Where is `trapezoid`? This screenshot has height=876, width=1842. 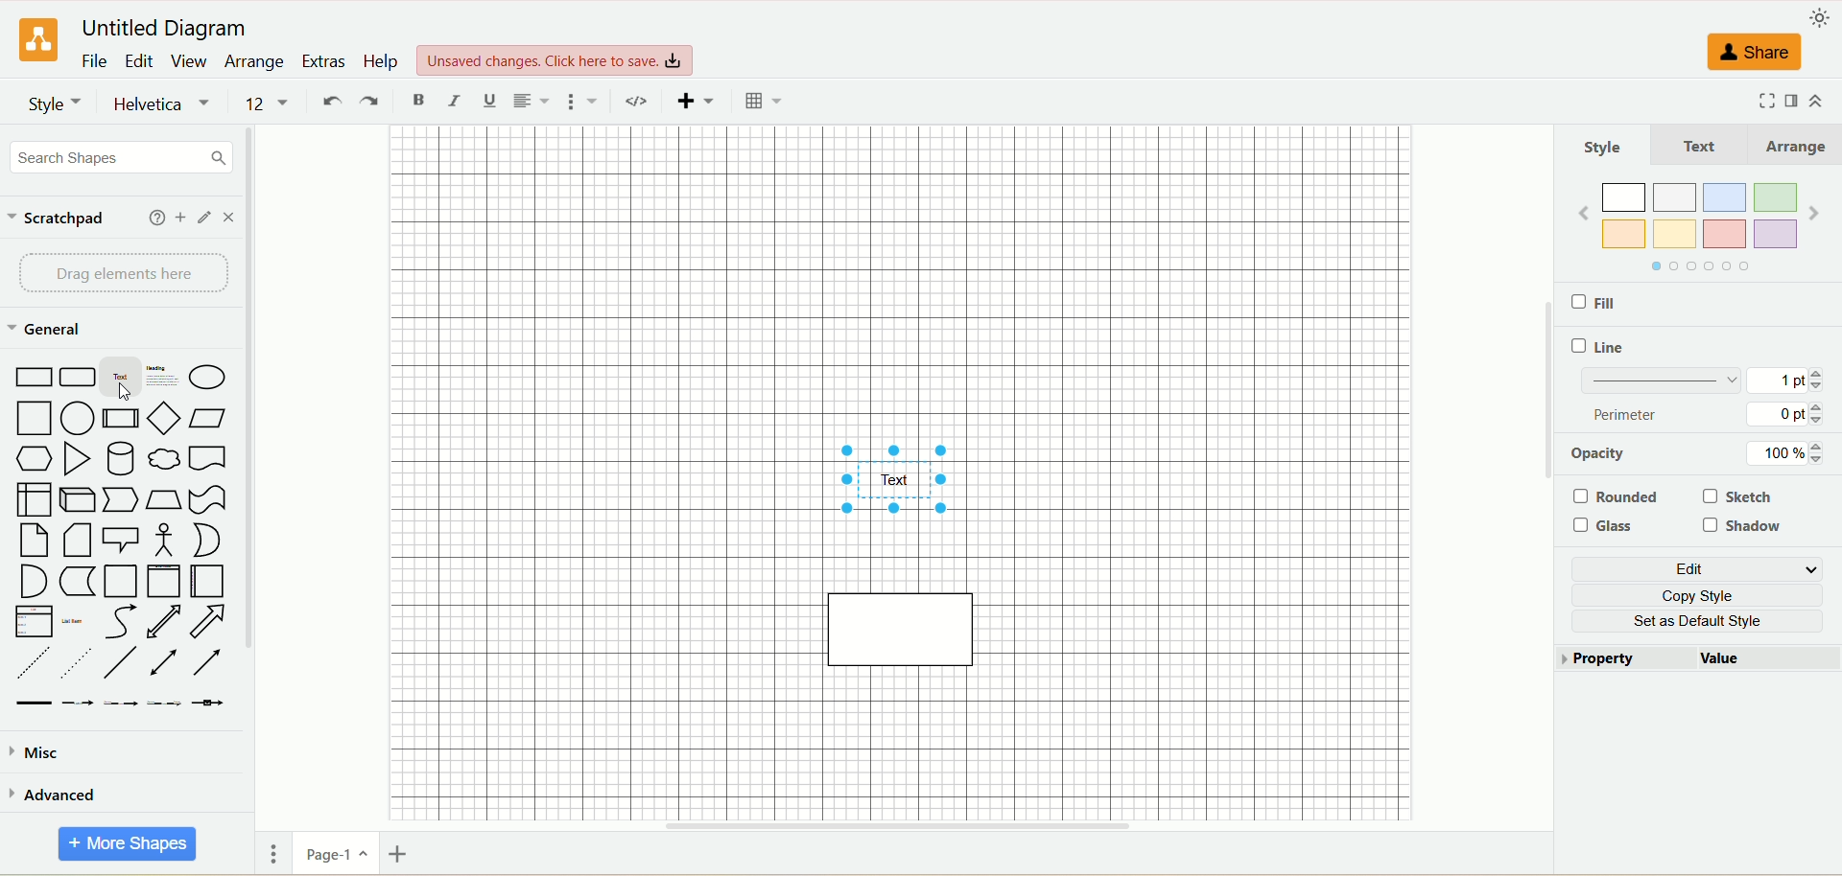 trapezoid is located at coordinates (162, 499).